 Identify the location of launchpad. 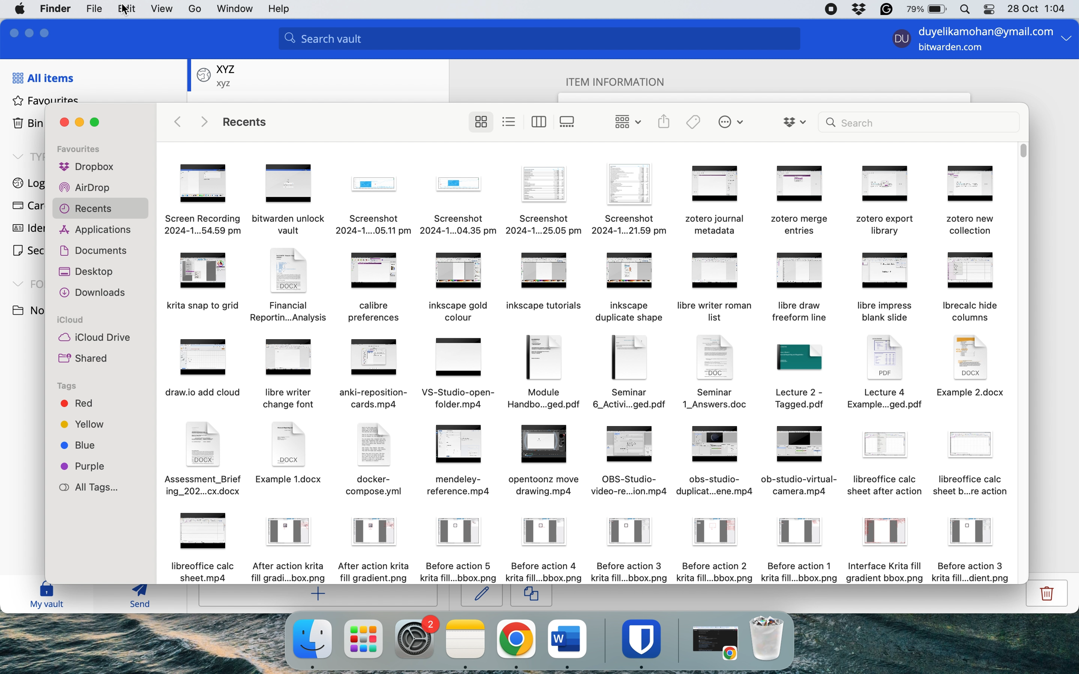
(363, 638).